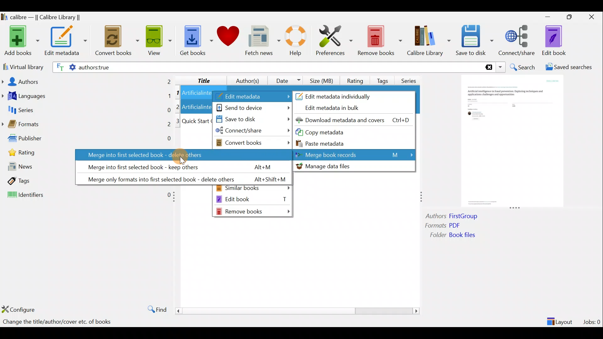  What do you see at coordinates (37, 154) in the screenshot?
I see `Rating` at bounding box center [37, 154].